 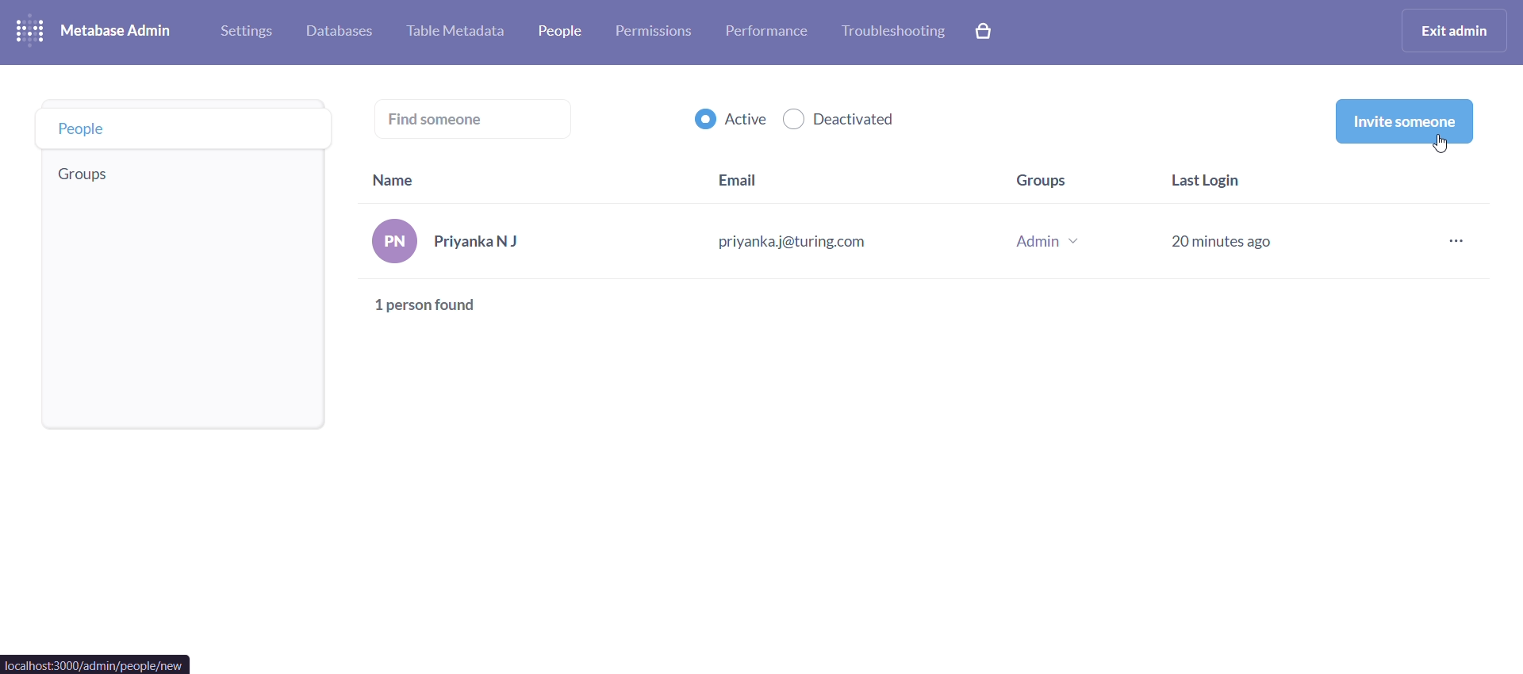 I want to click on settings, so click(x=244, y=30).